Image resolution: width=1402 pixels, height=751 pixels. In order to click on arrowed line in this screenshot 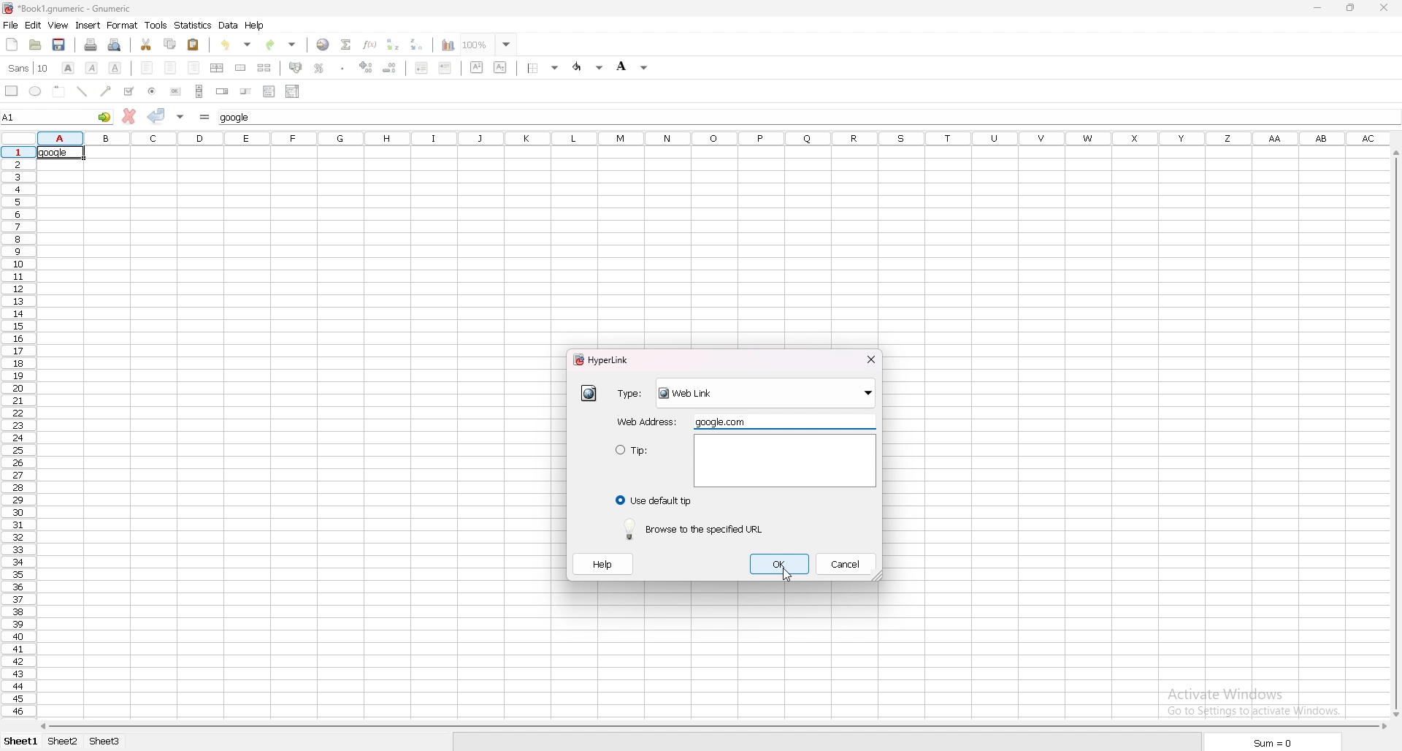, I will do `click(107, 91)`.